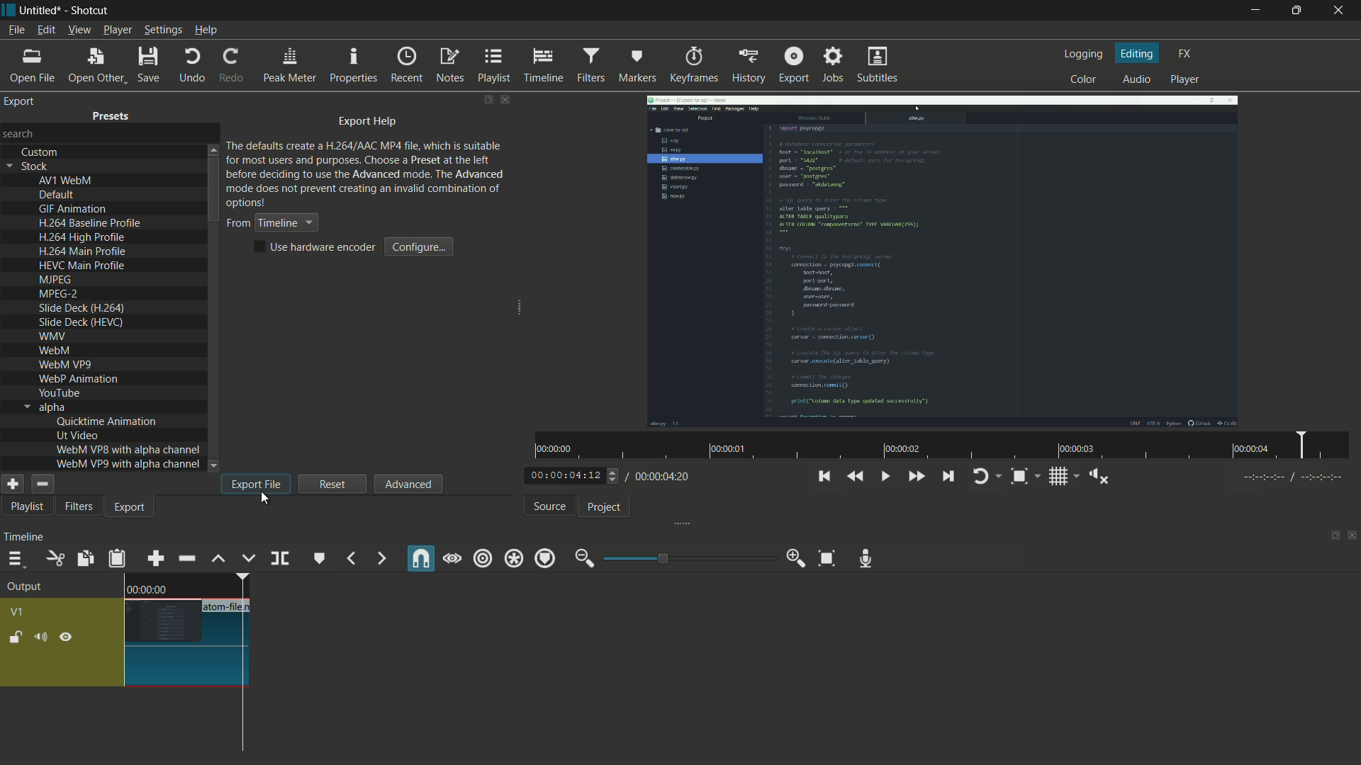 The height and width of the screenshot is (765, 1361). I want to click on configure, so click(420, 246).